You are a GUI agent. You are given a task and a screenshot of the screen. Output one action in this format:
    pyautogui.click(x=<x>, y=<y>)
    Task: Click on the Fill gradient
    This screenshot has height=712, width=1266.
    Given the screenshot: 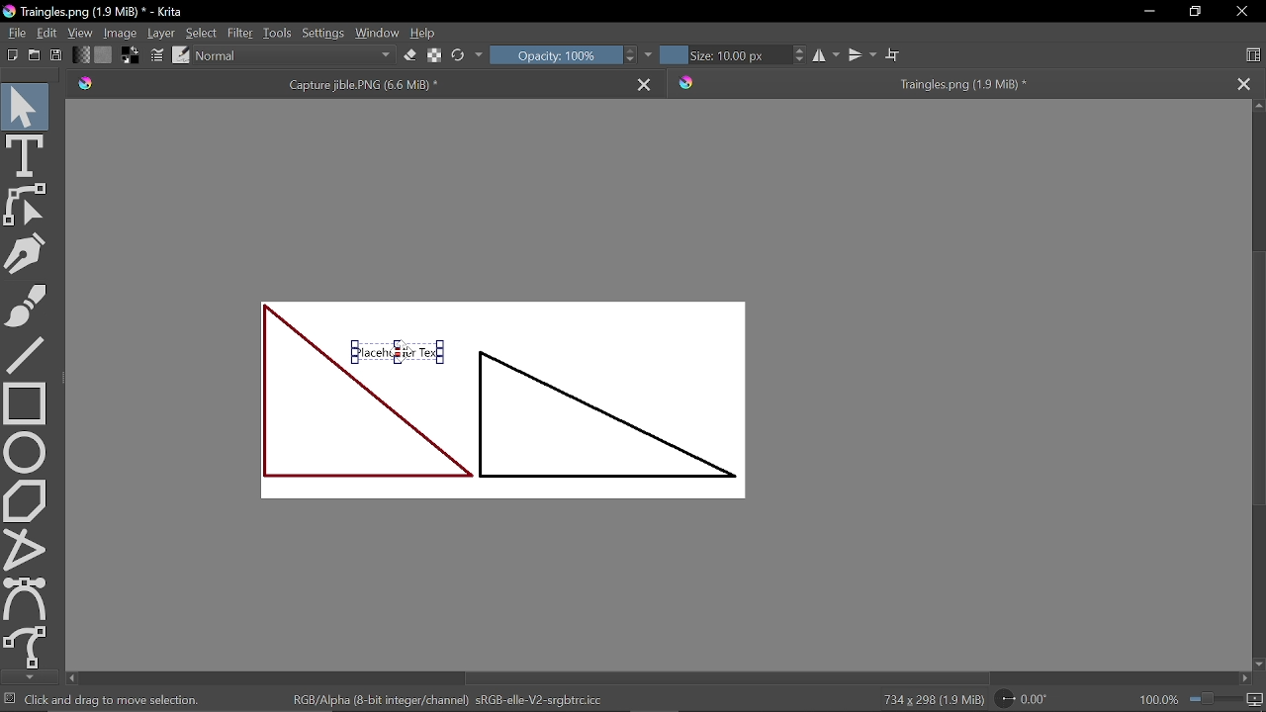 What is the action you would take?
    pyautogui.click(x=82, y=55)
    